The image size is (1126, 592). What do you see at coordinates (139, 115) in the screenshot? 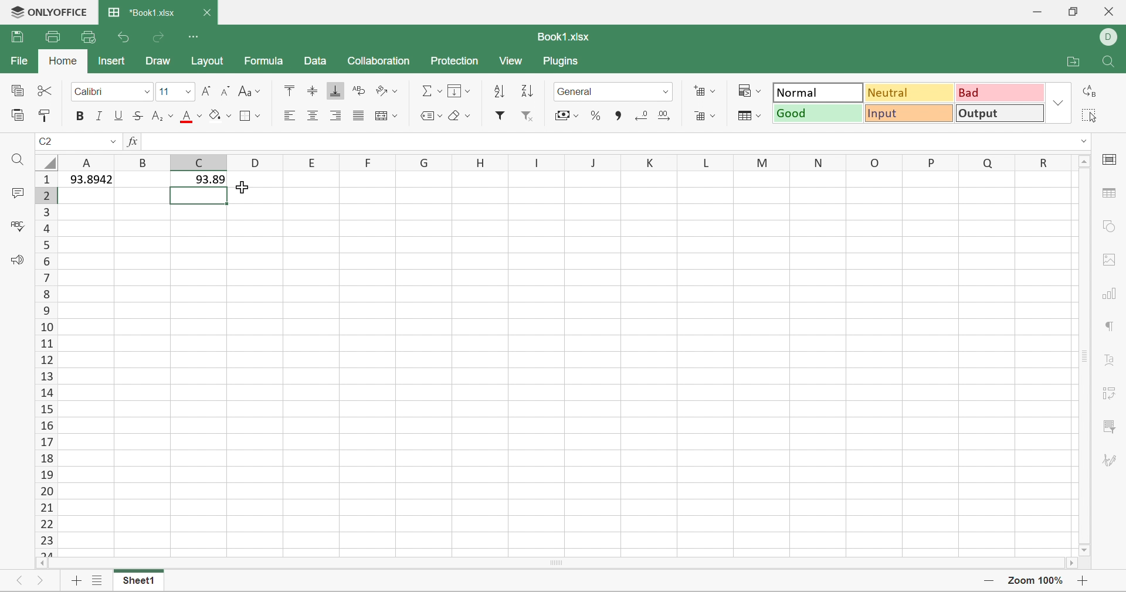
I see `Strikethrough` at bounding box center [139, 115].